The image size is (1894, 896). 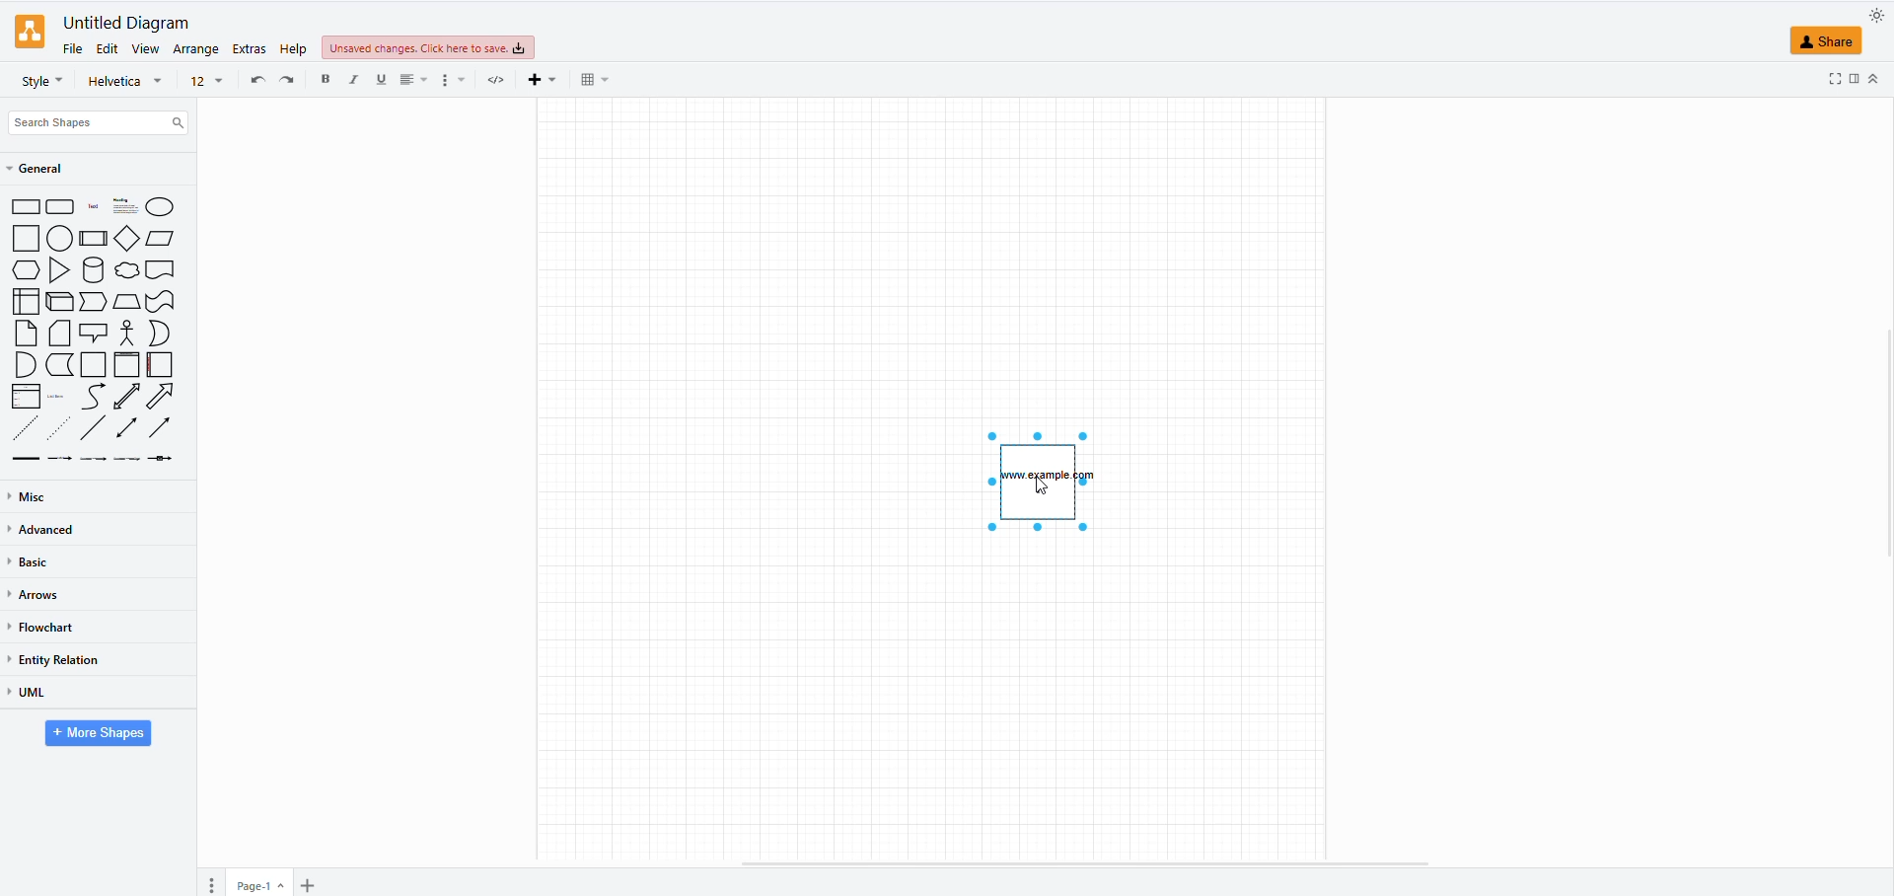 I want to click on callout, so click(x=95, y=333).